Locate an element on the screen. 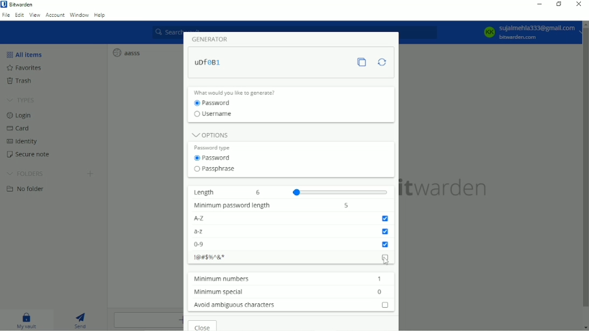 The image size is (589, 331). passphrase radio button is located at coordinates (212, 170).